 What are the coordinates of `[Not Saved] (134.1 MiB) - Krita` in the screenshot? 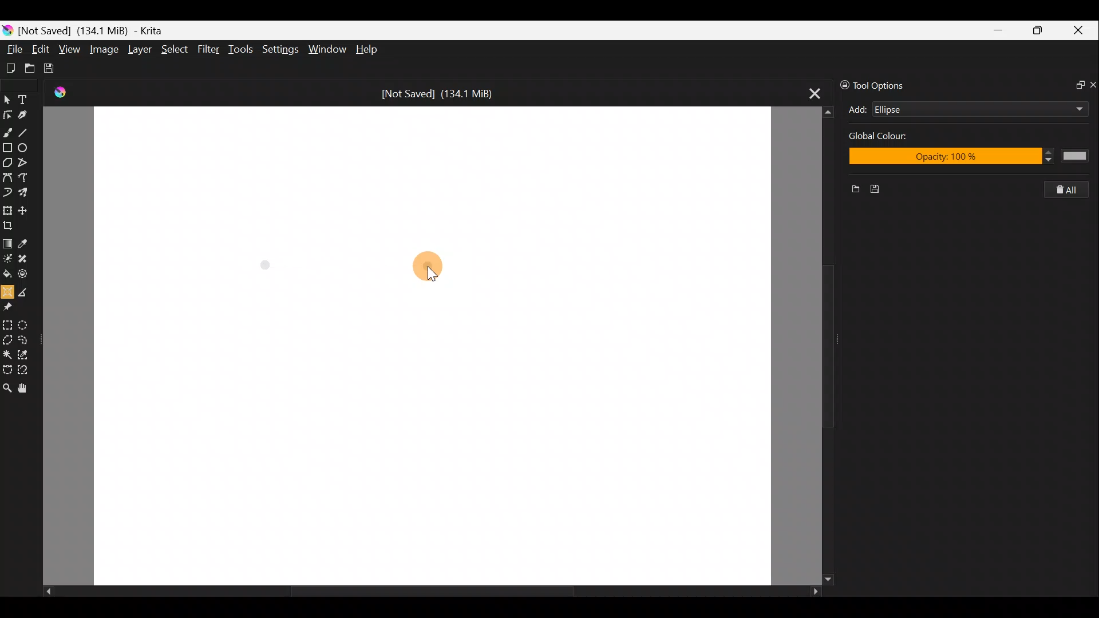 It's located at (100, 31).